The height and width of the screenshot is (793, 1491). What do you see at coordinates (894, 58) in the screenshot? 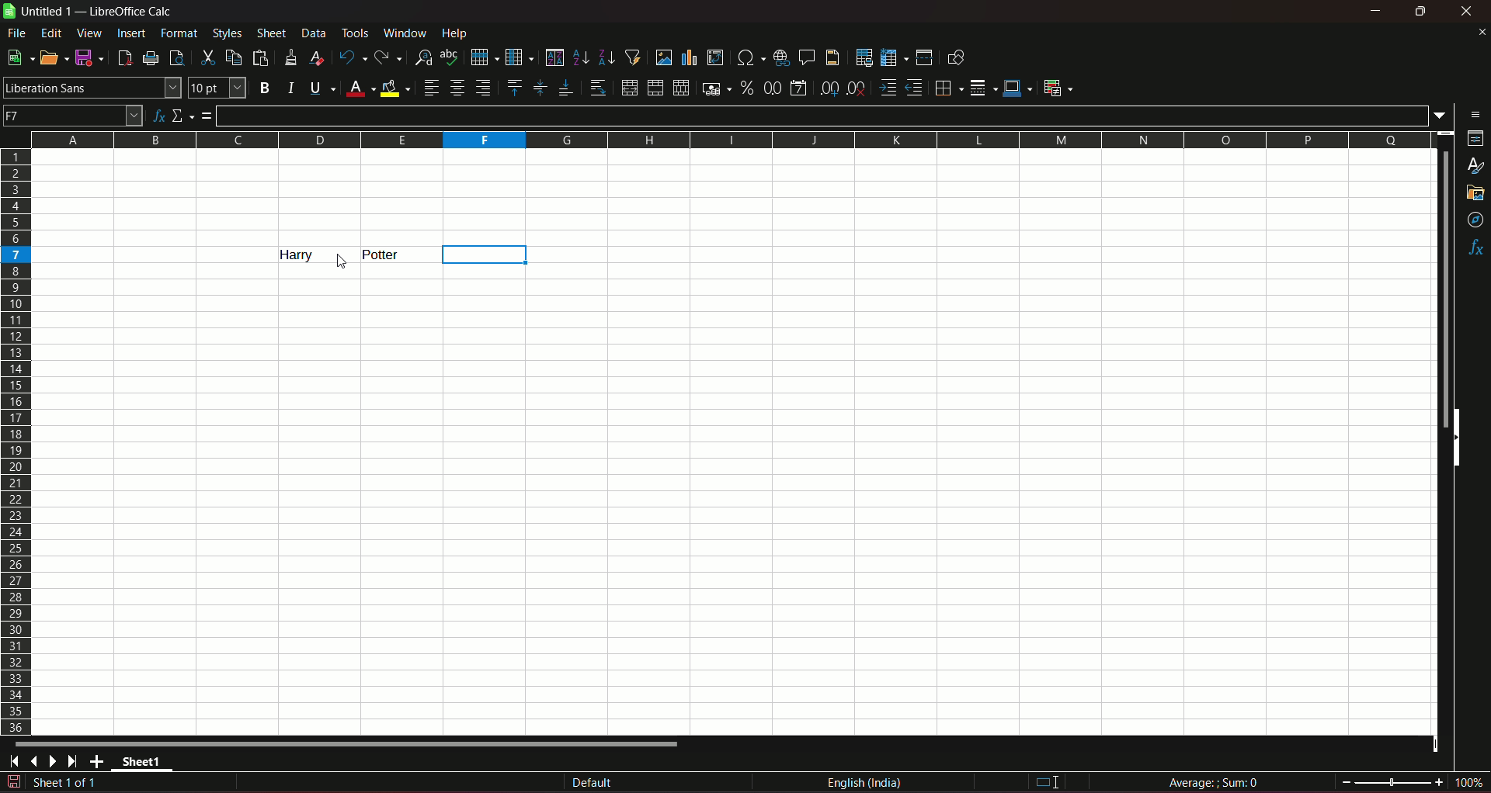
I see `freeze row & column` at bounding box center [894, 58].